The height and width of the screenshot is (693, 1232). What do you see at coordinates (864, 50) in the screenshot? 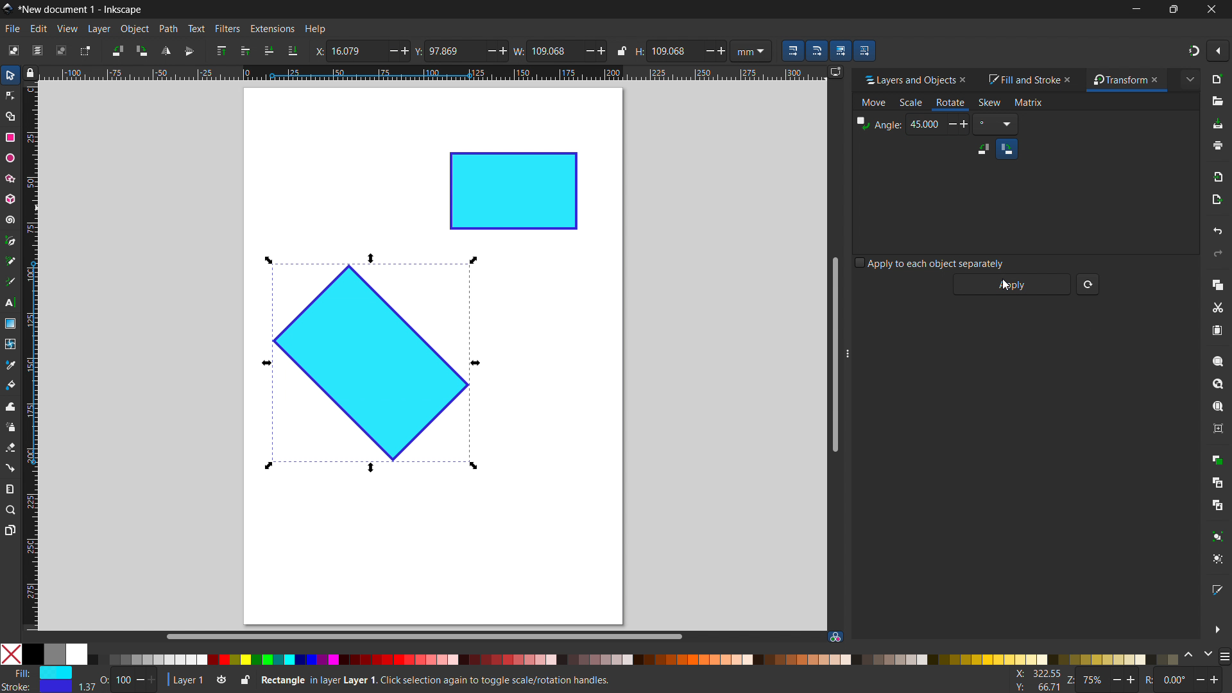
I see `move patterns along with the objects` at bounding box center [864, 50].